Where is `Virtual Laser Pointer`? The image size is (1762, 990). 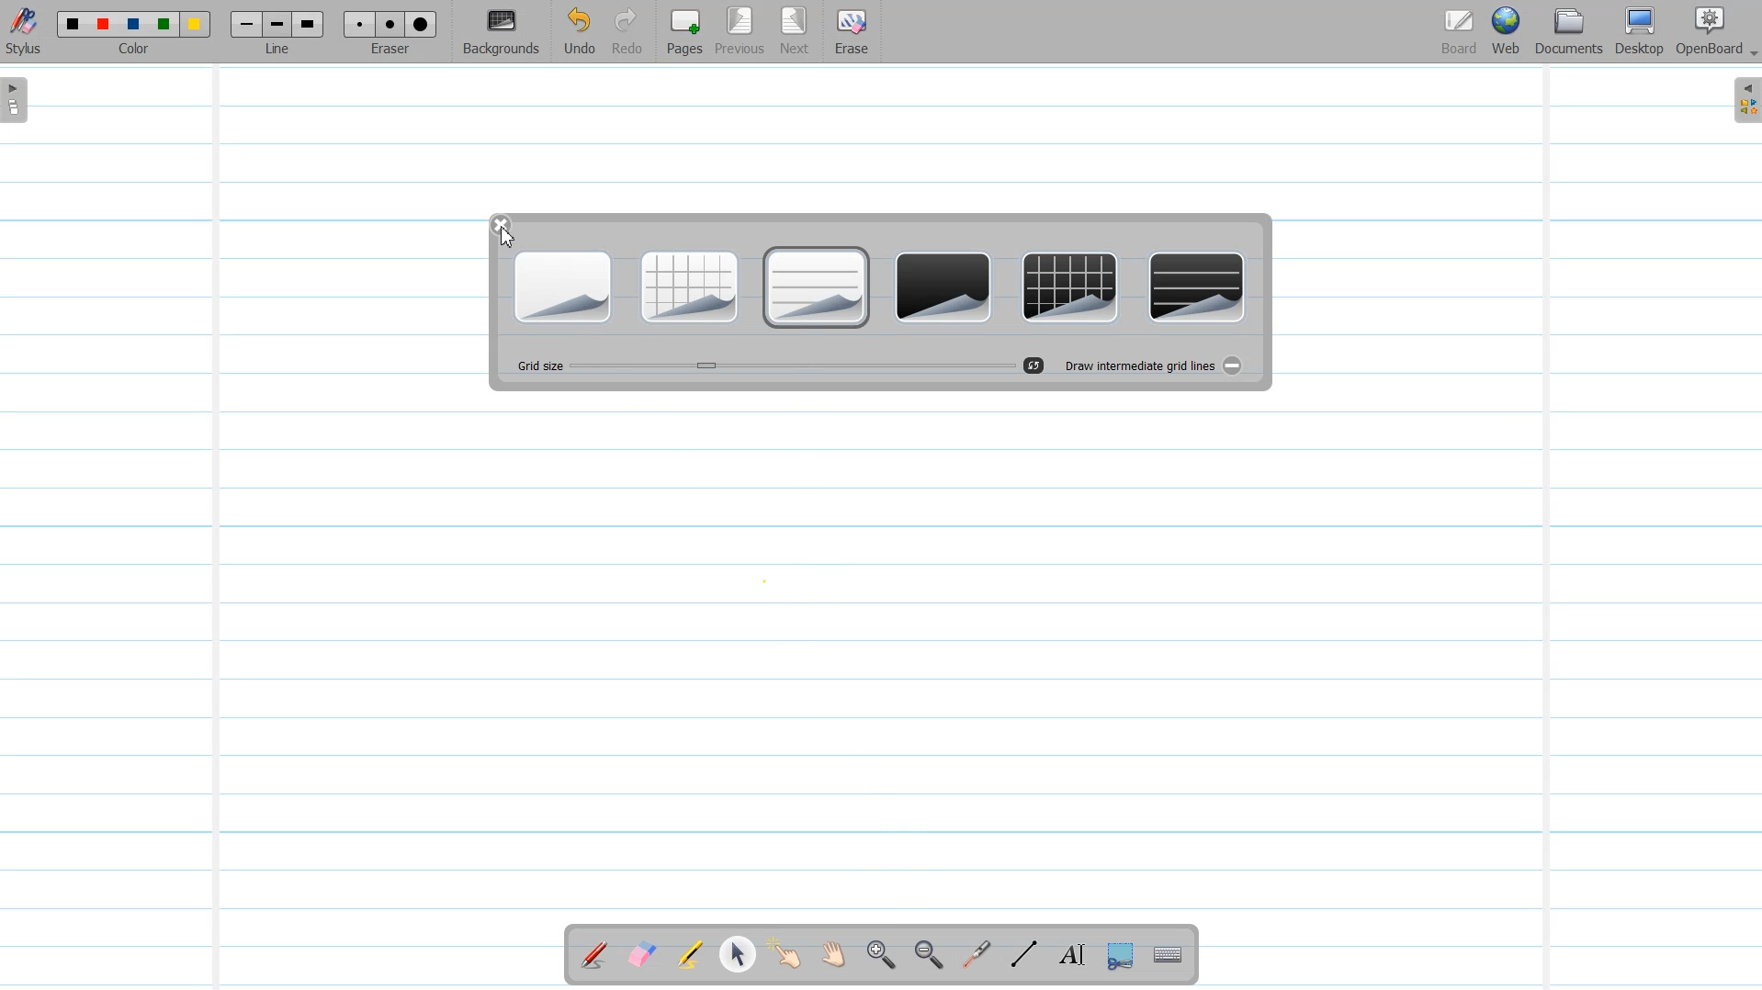
Virtual Laser Pointer is located at coordinates (972, 956).